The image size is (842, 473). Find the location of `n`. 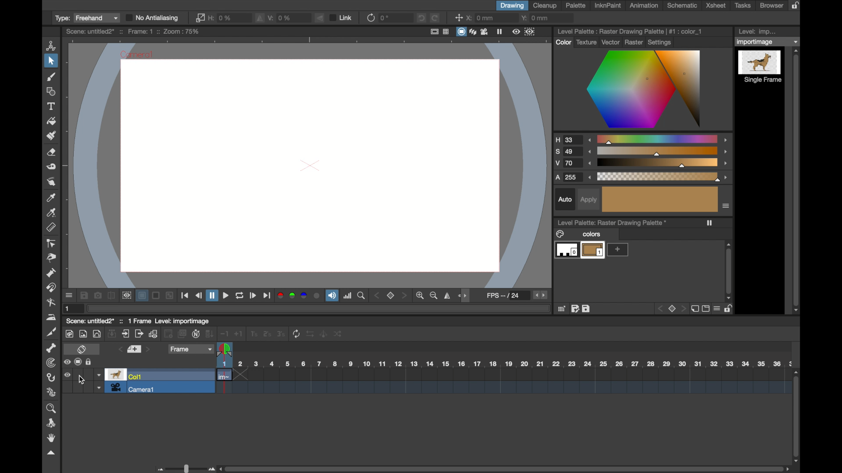

n is located at coordinates (196, 334).